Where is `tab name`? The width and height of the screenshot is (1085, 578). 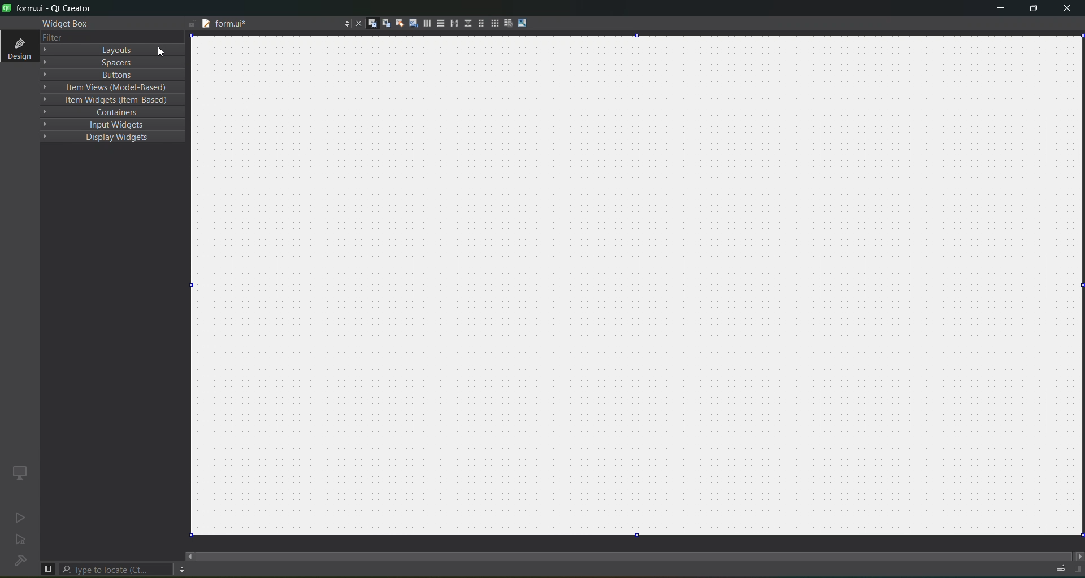
tab name is located at coordinates (258, 25).